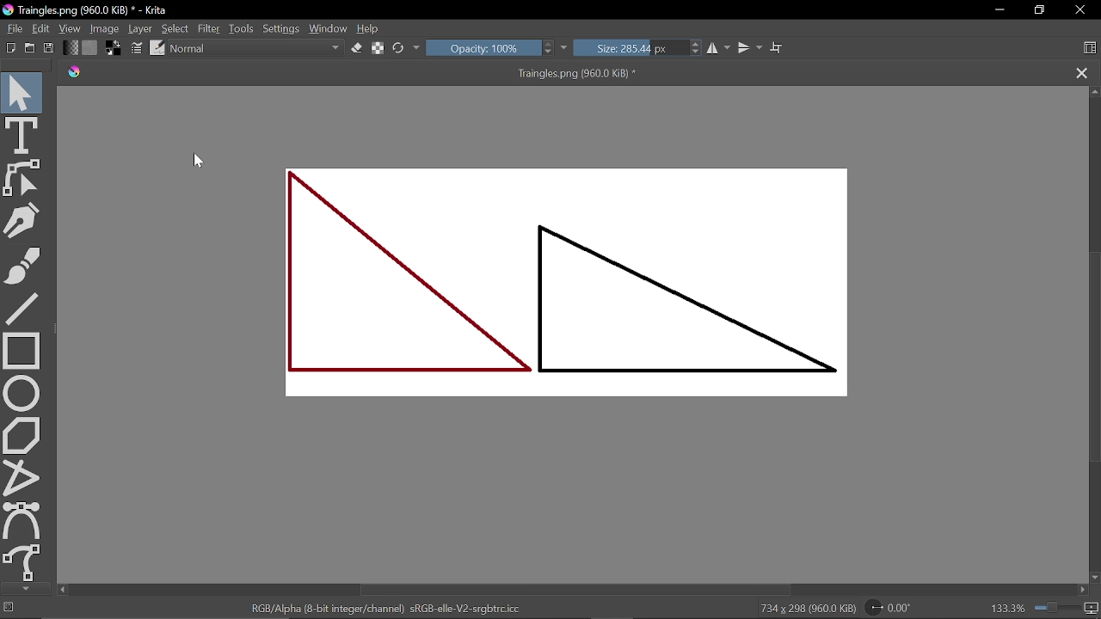 The image size is (1101, 619). I want to click on Freehand curve tool, so click(24, 562).